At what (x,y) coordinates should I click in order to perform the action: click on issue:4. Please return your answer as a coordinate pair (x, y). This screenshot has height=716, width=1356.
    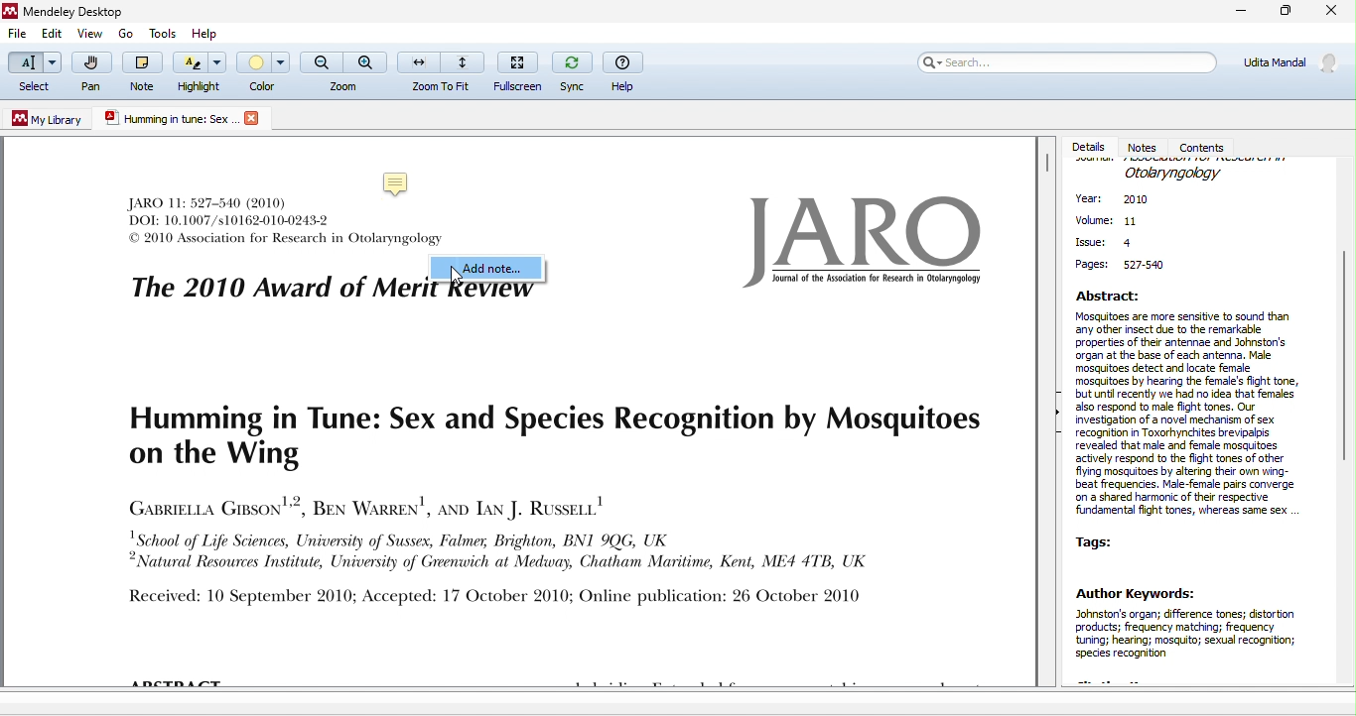
    Looking at the image, I should click on (1105, 241).